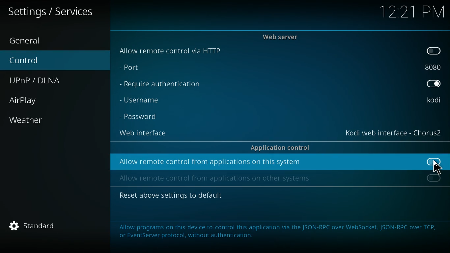 The width and height of the screenshot is (450, 253). I want to click on time, so click(412, 11).